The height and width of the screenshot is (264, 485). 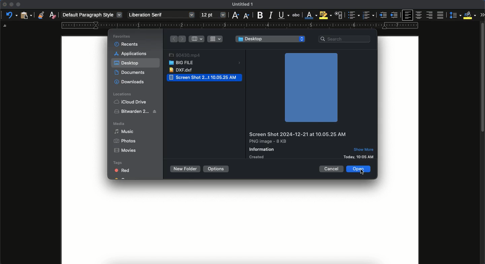 What do you see at coordinates (235, 15) in the screenshot?
I see `increase size` at bounding box center [235, 15].